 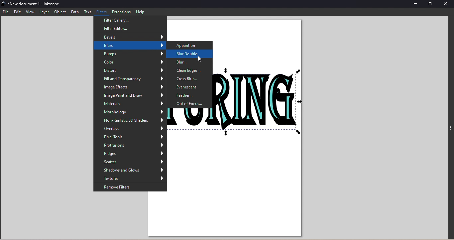 What do you see at coordinates (130, 54) in the screenshot?
I see `Bumps` at bounding box center [130, 54].